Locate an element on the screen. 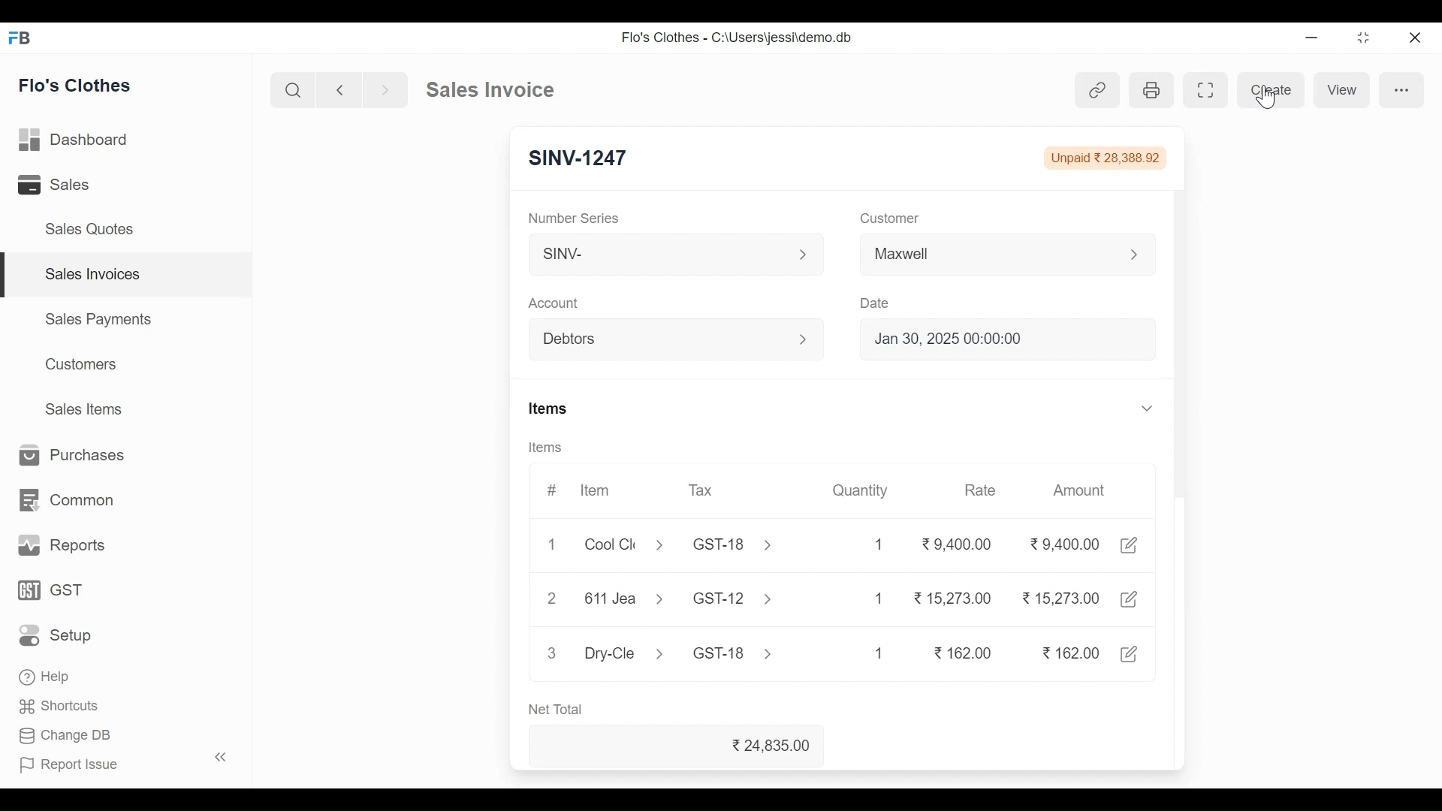  9,400.00 is located at coordinates (957, 541).